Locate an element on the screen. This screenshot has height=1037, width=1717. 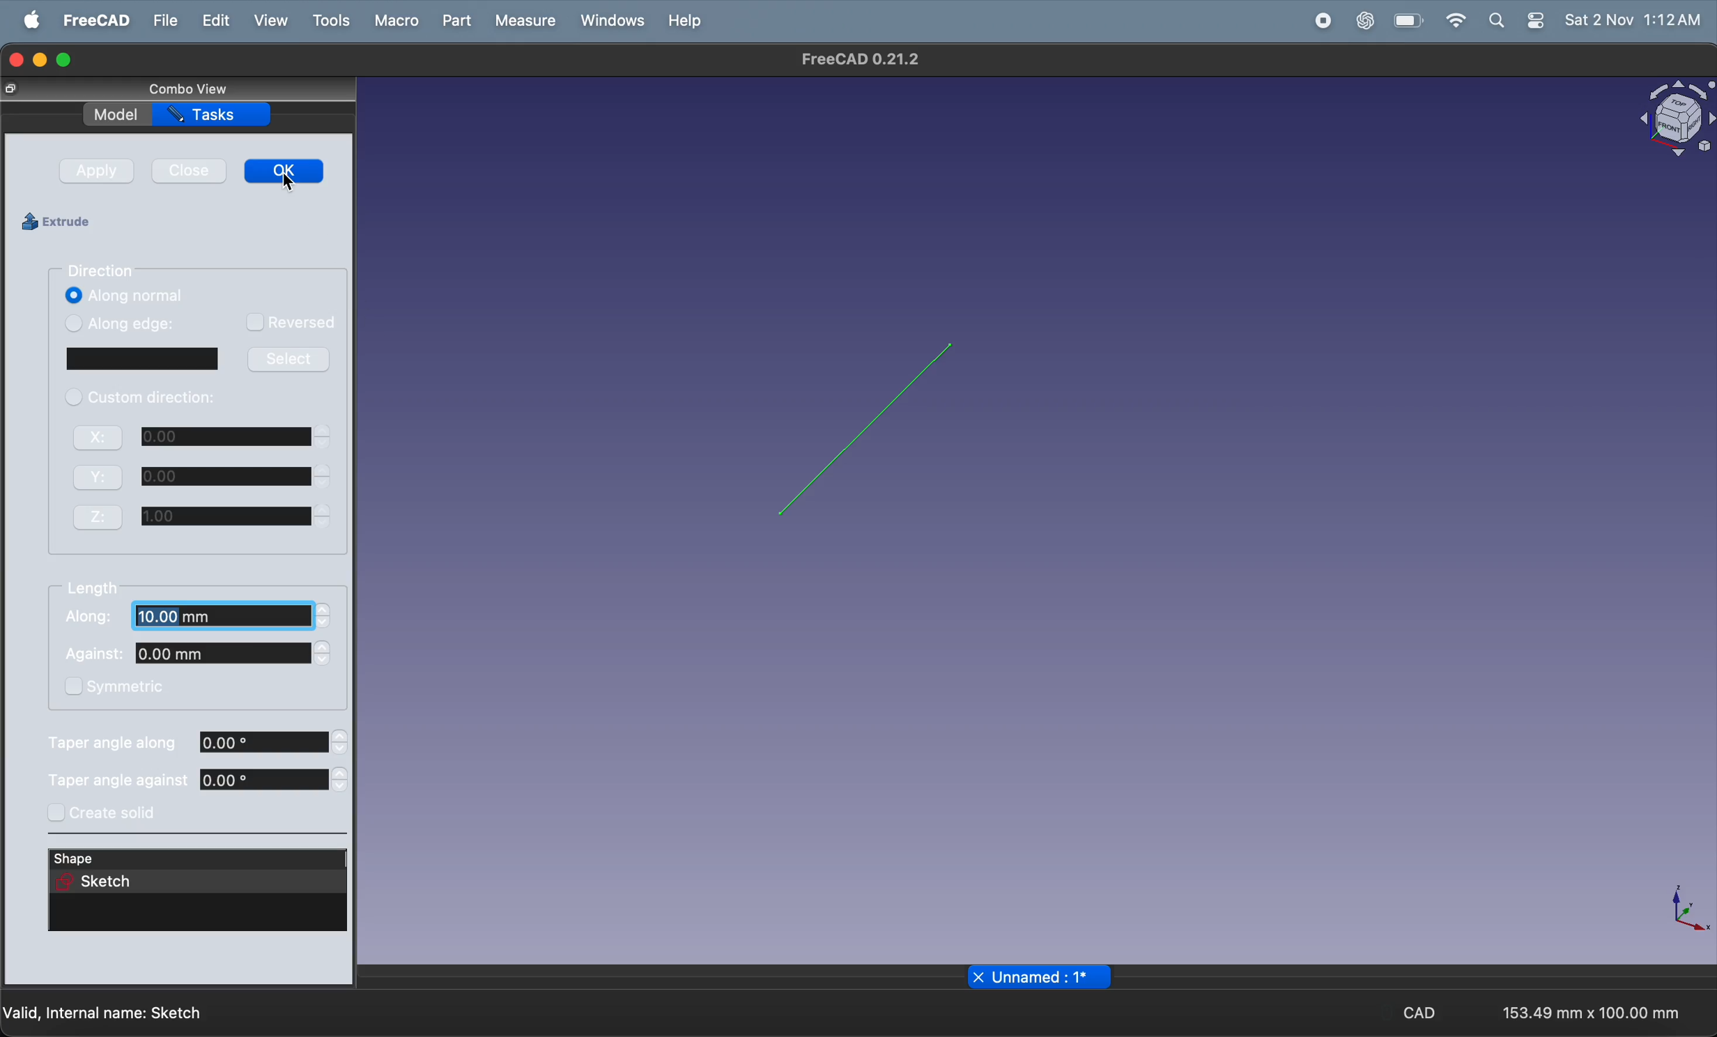
window is located at coordinates (141, 358).